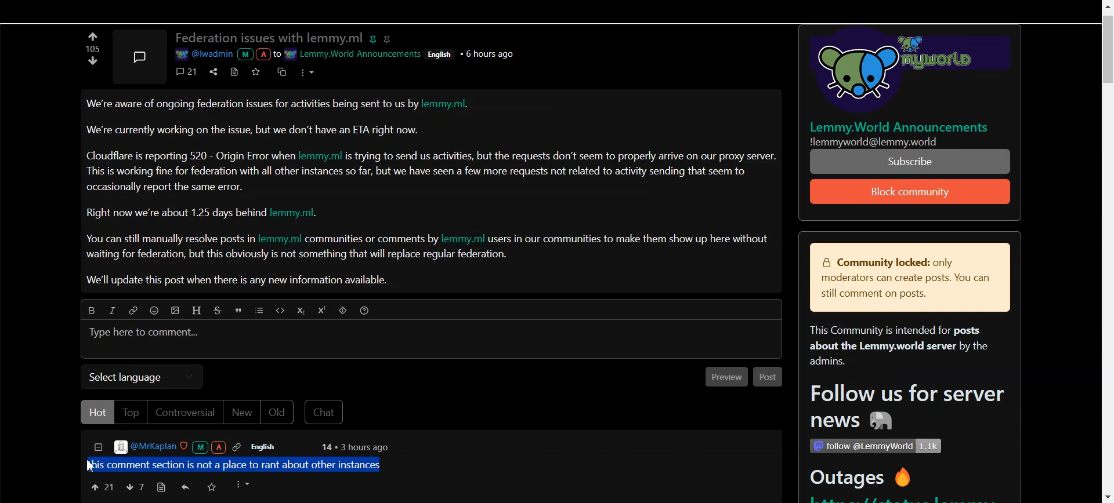 The width and height of the screenshot is (1114, 503). I want to click on , so click(875, 446).